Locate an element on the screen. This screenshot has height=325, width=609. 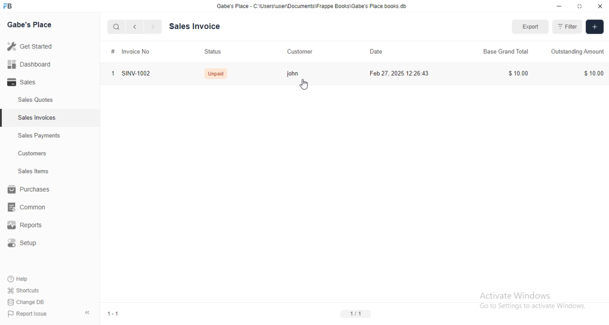
reports is located at coordinates (24, 225).